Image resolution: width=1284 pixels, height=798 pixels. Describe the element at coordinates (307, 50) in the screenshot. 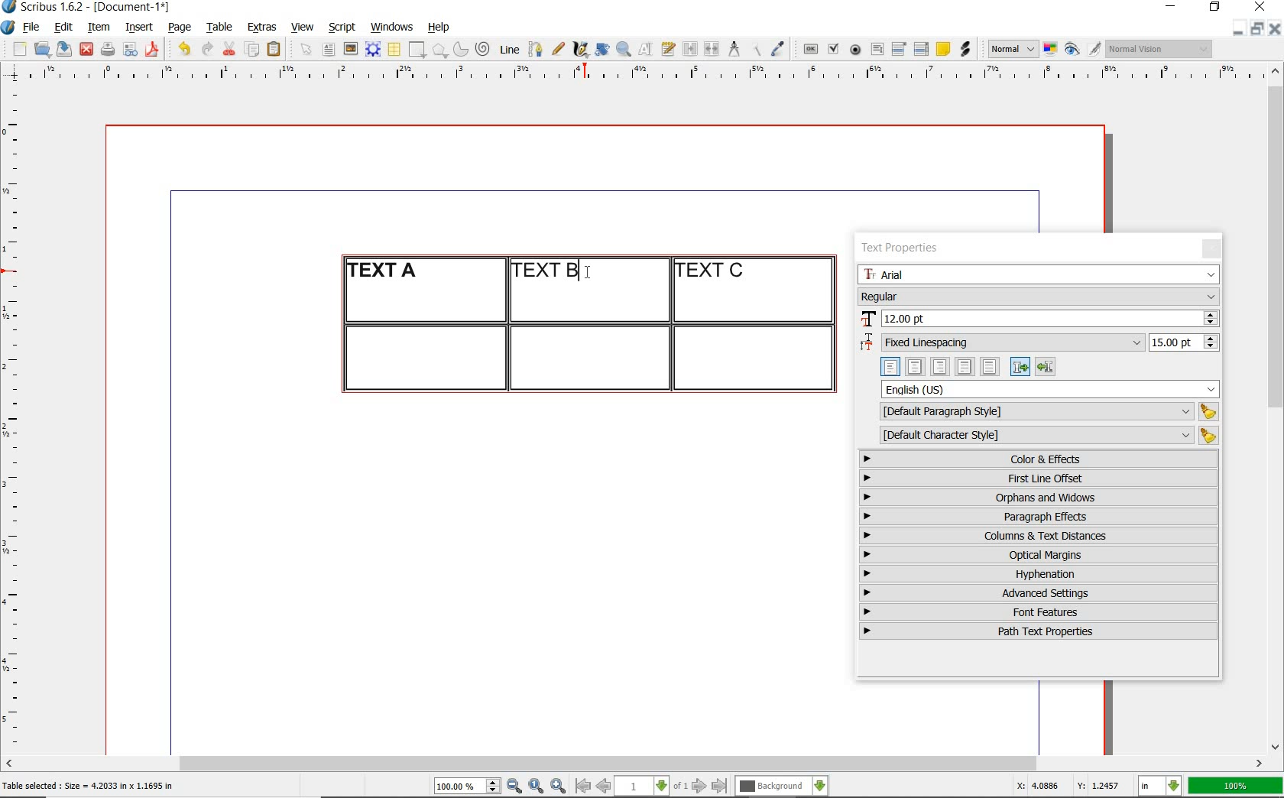

I see `select` at that location.